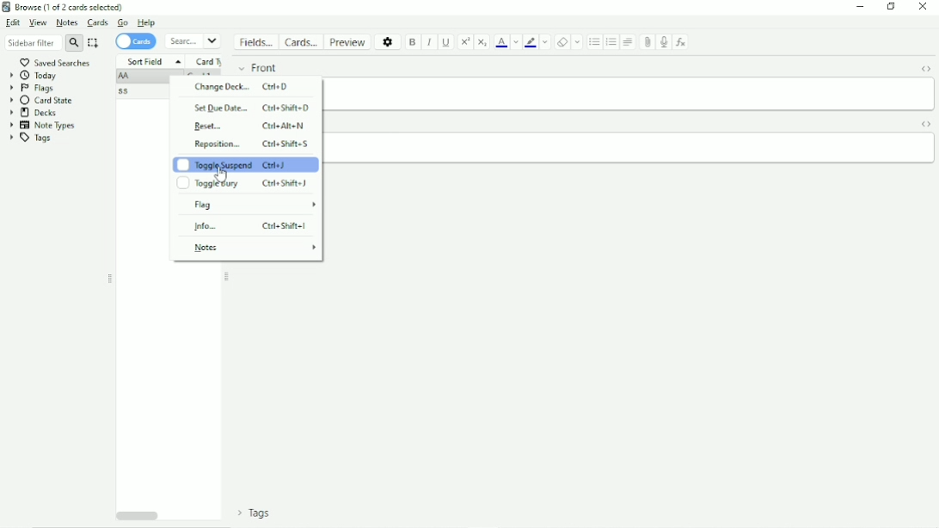  What do you see at coordinates (207, 61) in the screenshot?
I see `Card Type` at bounding box center [207, 61].